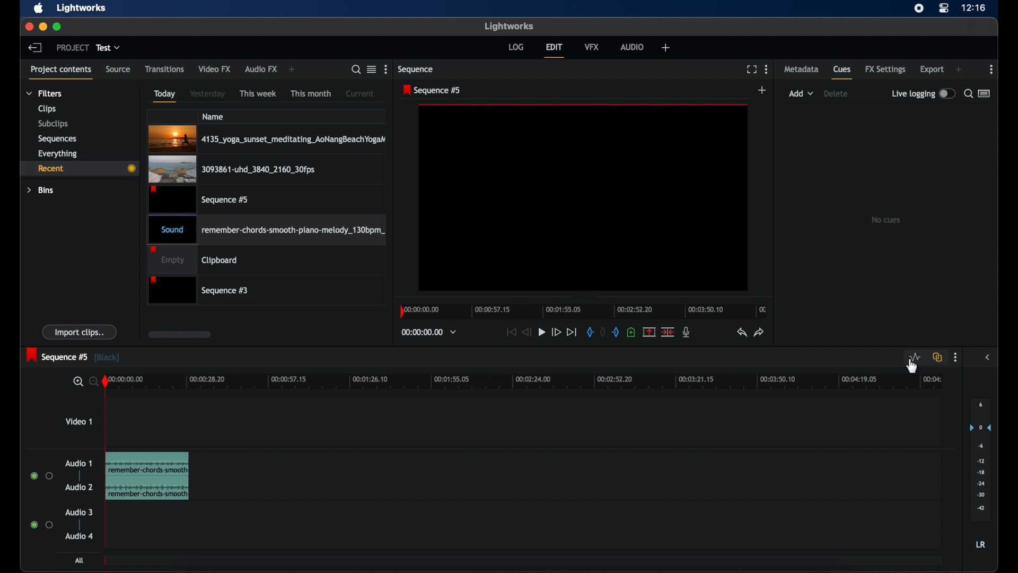 This screenshot has height=573, width=1018. What do you see at coordinates (836, 93) in the screenshot?
I see `delete` at bounding box center [836, 93].